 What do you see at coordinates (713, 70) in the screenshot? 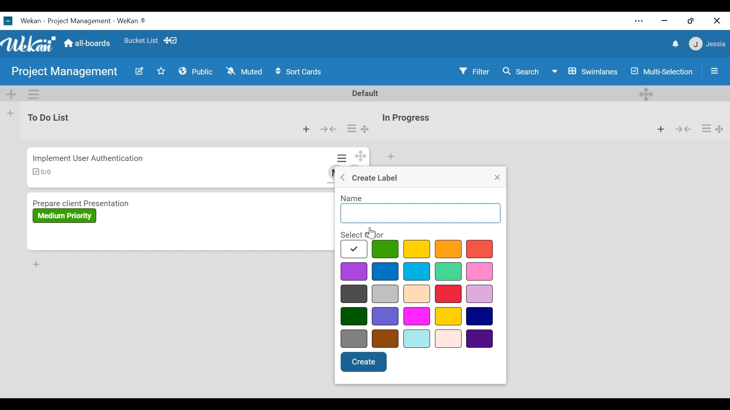
I see `Open/Close Sidebar` at bounding box center [713, 70].